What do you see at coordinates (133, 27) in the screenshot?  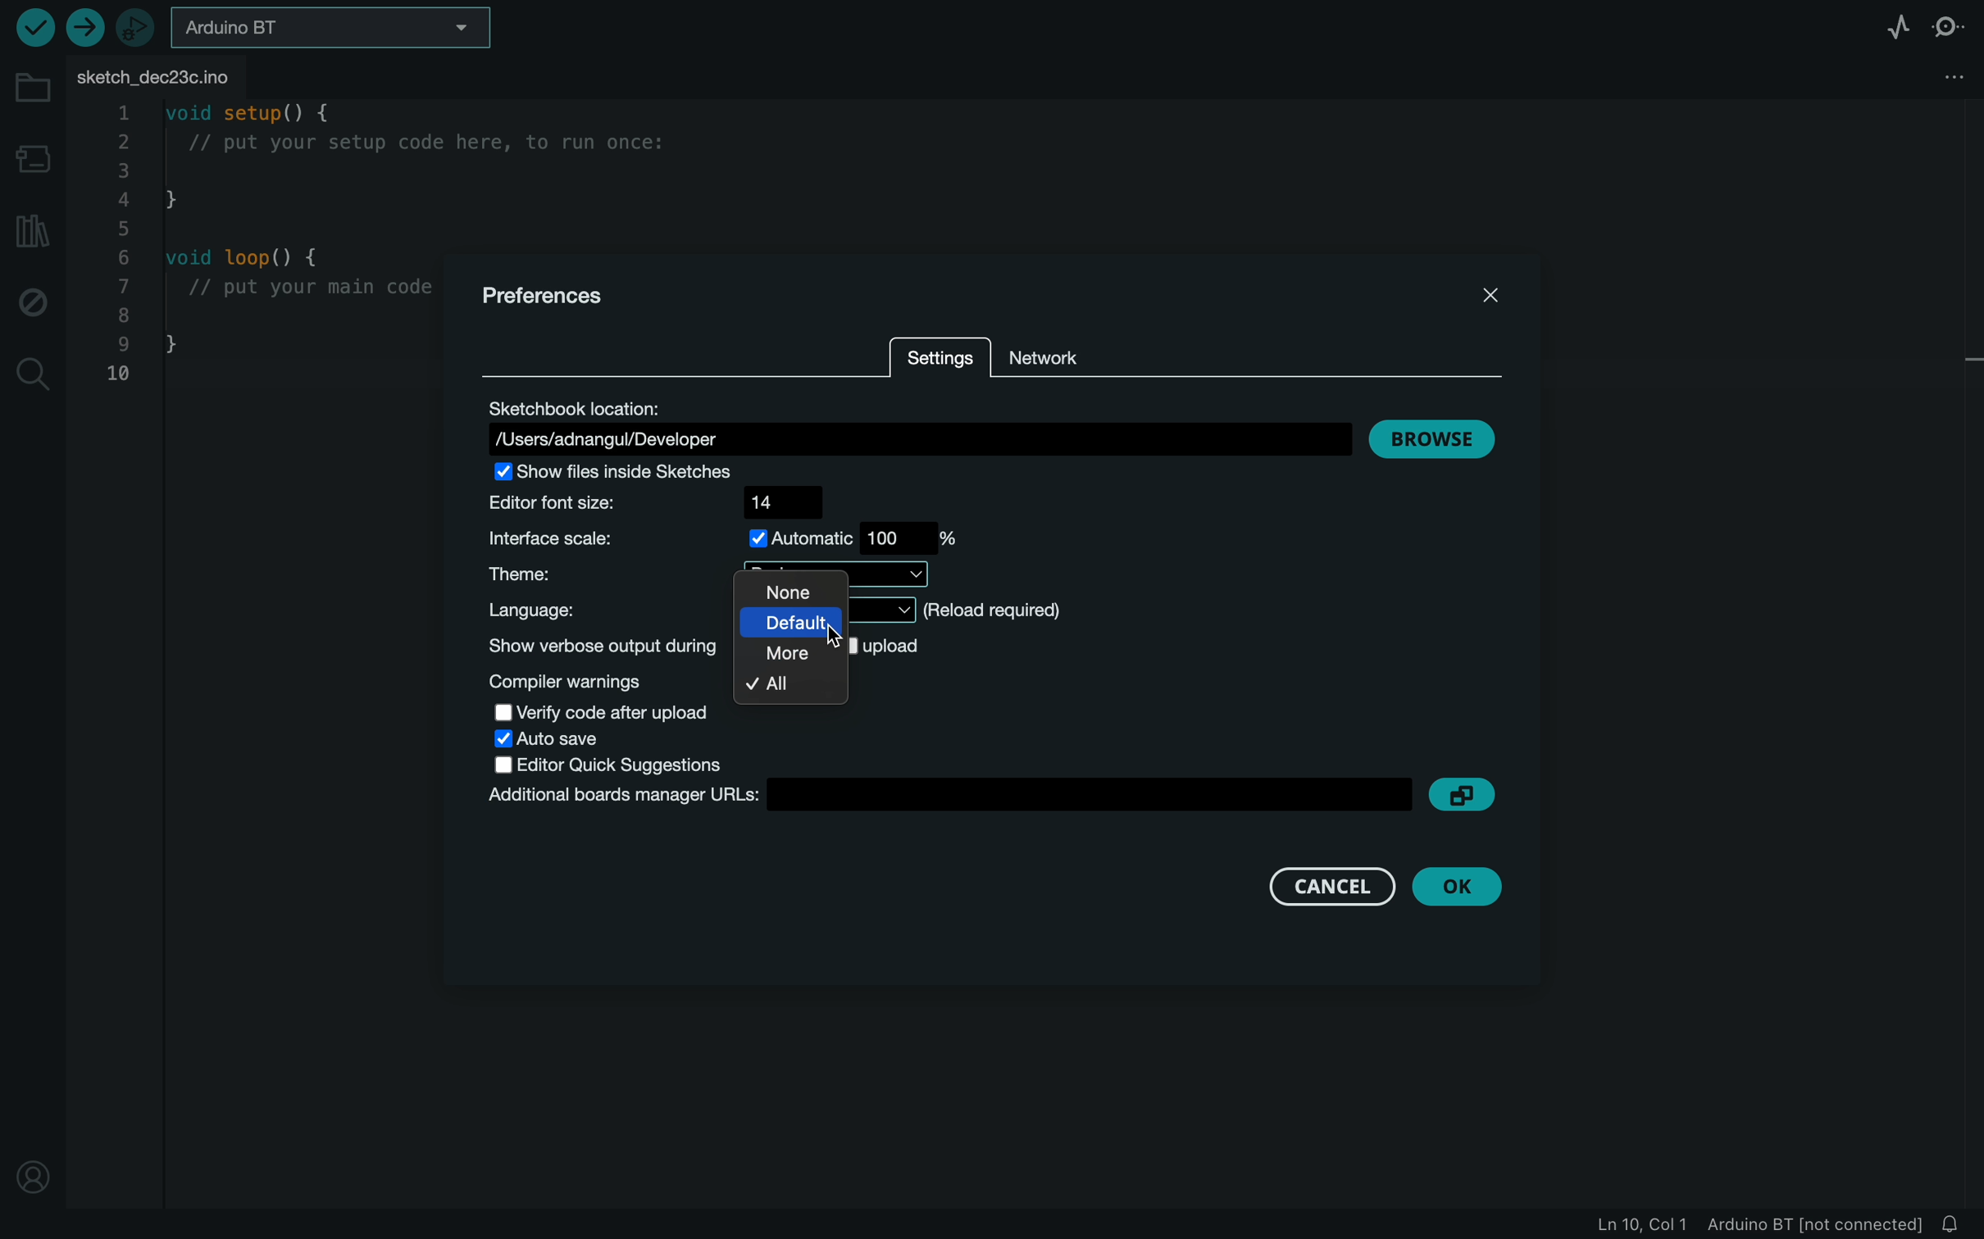 I see `debugger` at bounding box center [133, 27].